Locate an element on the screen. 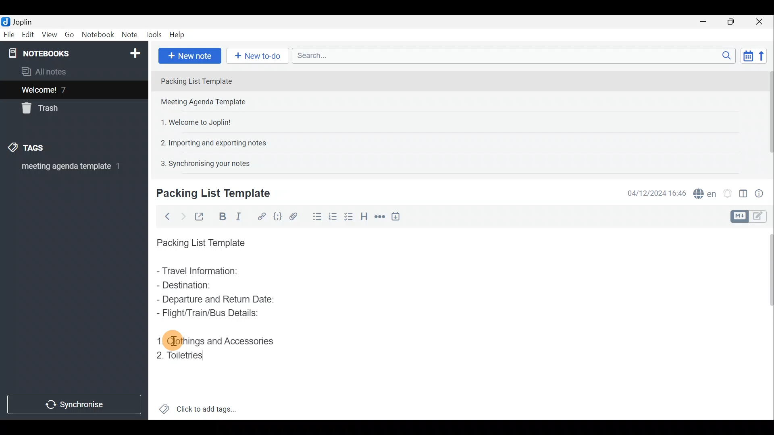  Bold is located at coordinates (221, 216).